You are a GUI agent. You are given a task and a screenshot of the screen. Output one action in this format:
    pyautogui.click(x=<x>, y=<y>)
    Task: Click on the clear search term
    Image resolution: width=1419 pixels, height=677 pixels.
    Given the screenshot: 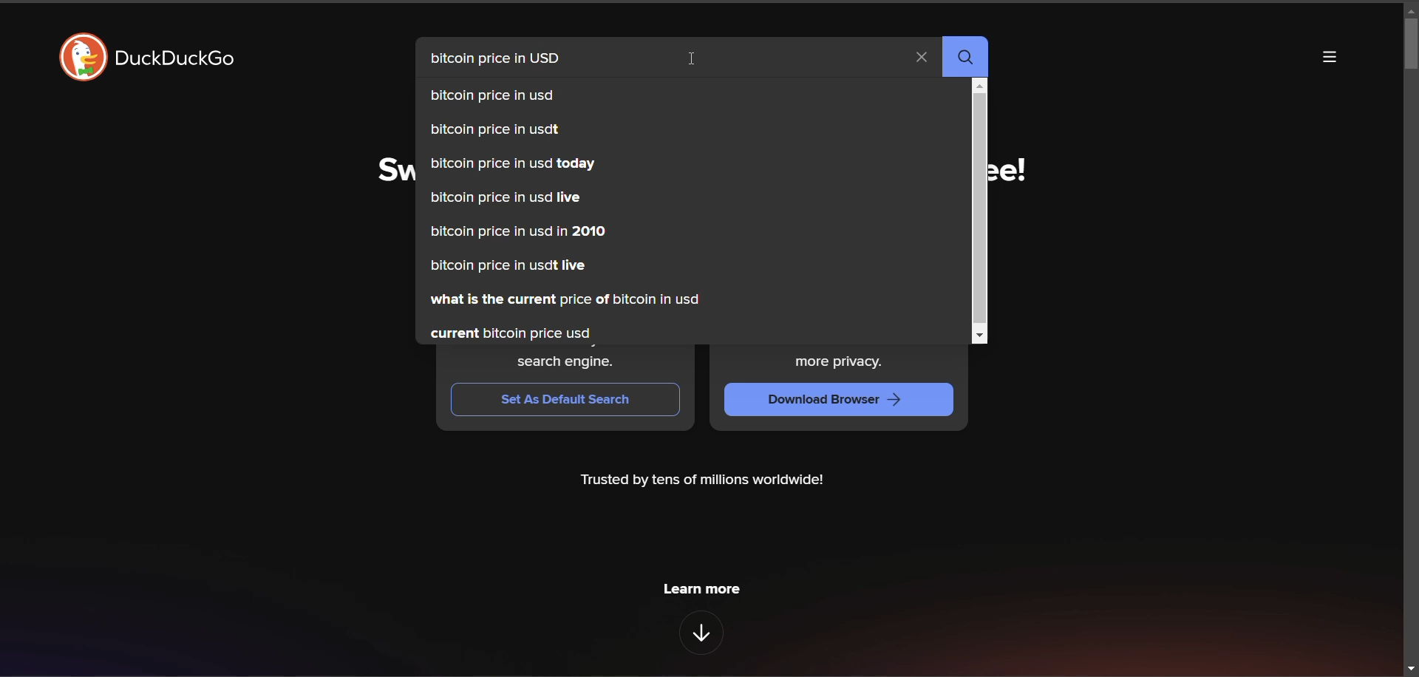 What is the action you would take?
    pyautogui.click(x=922, y=58)
    